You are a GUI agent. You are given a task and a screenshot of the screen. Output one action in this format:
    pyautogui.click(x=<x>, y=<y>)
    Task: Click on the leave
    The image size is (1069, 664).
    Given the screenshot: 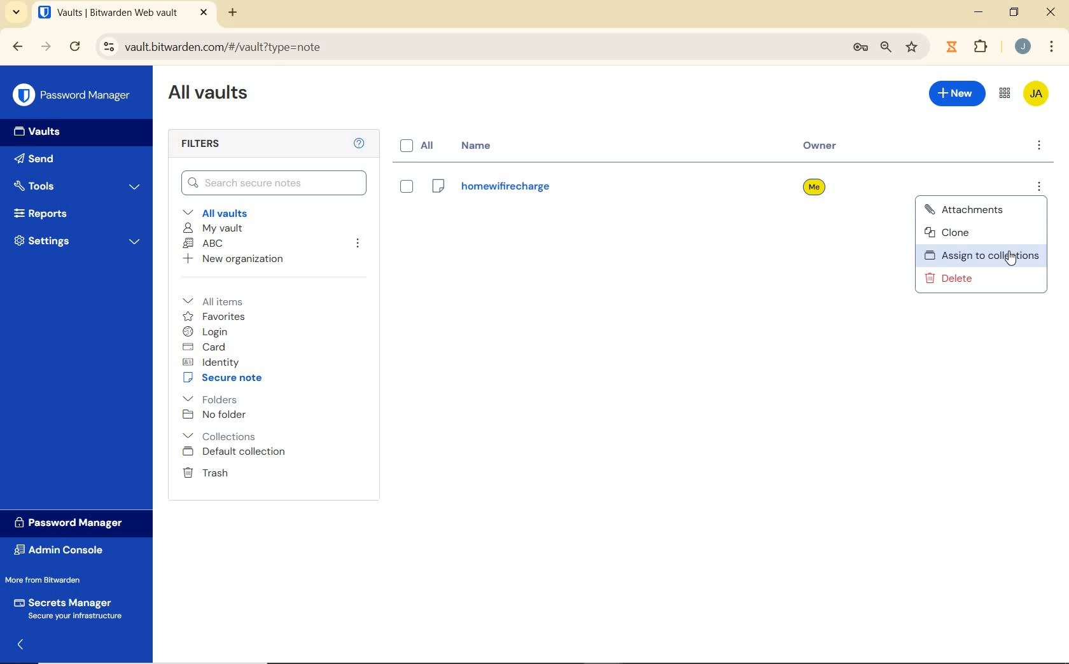 What is the action you would take?
    pyautogui.click(x=358, y=246)
    